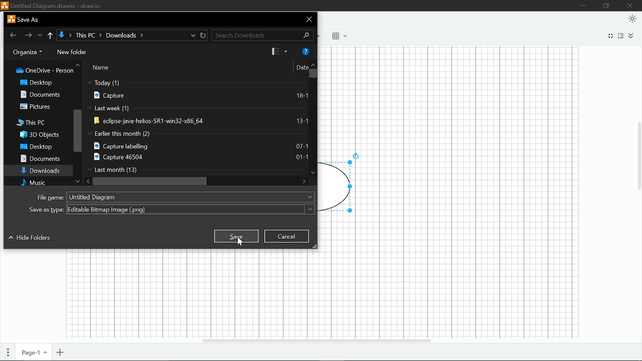 The height and width of the screenshot is (361, 642). I want to click on Move down in folders, so click(78, 182).